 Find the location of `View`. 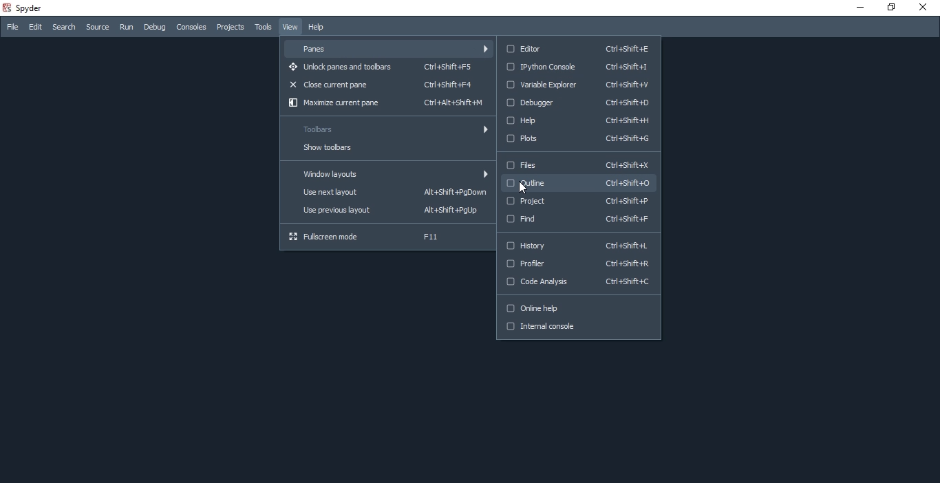

View is located at coordinates (289, 26).